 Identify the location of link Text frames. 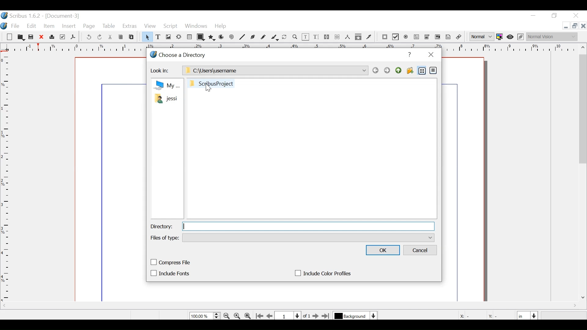
(327, 37).